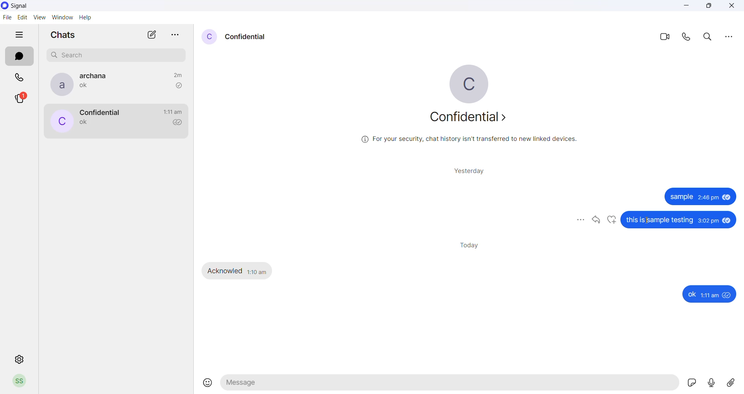 The width and height of the screenshot is (744, 394). What do you see at coordinates (176, 33) in the screenshot?
I see `more options` at bounding box center [176, 33].